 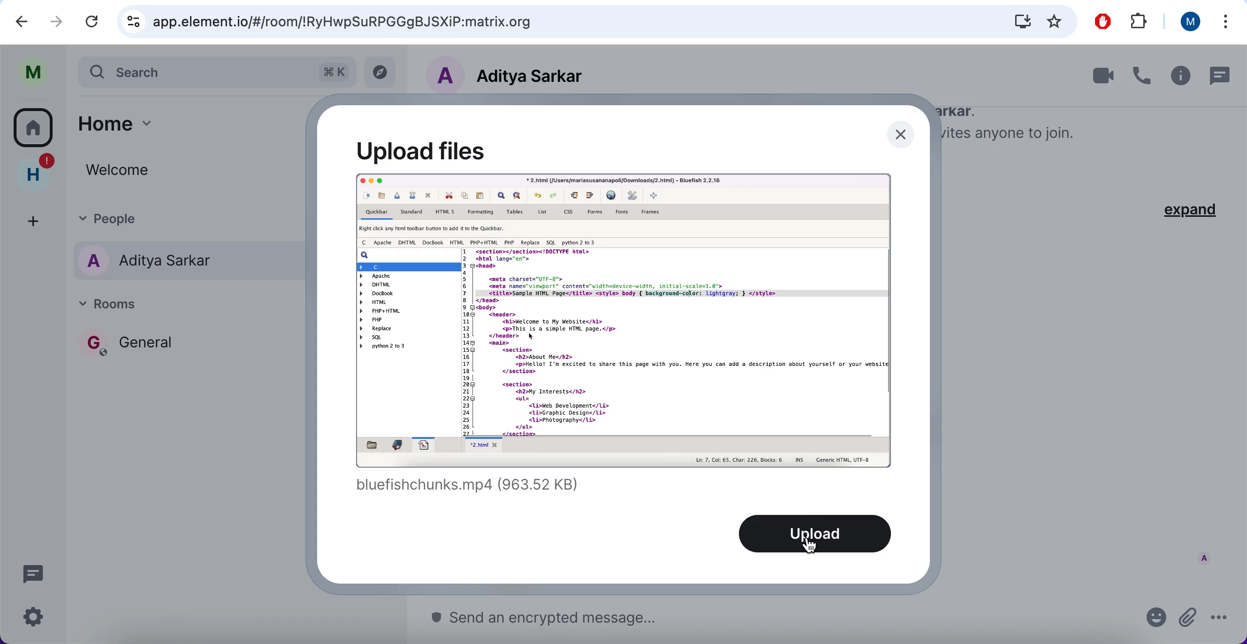 I want to click on rooms, so click(x=192, y=307).